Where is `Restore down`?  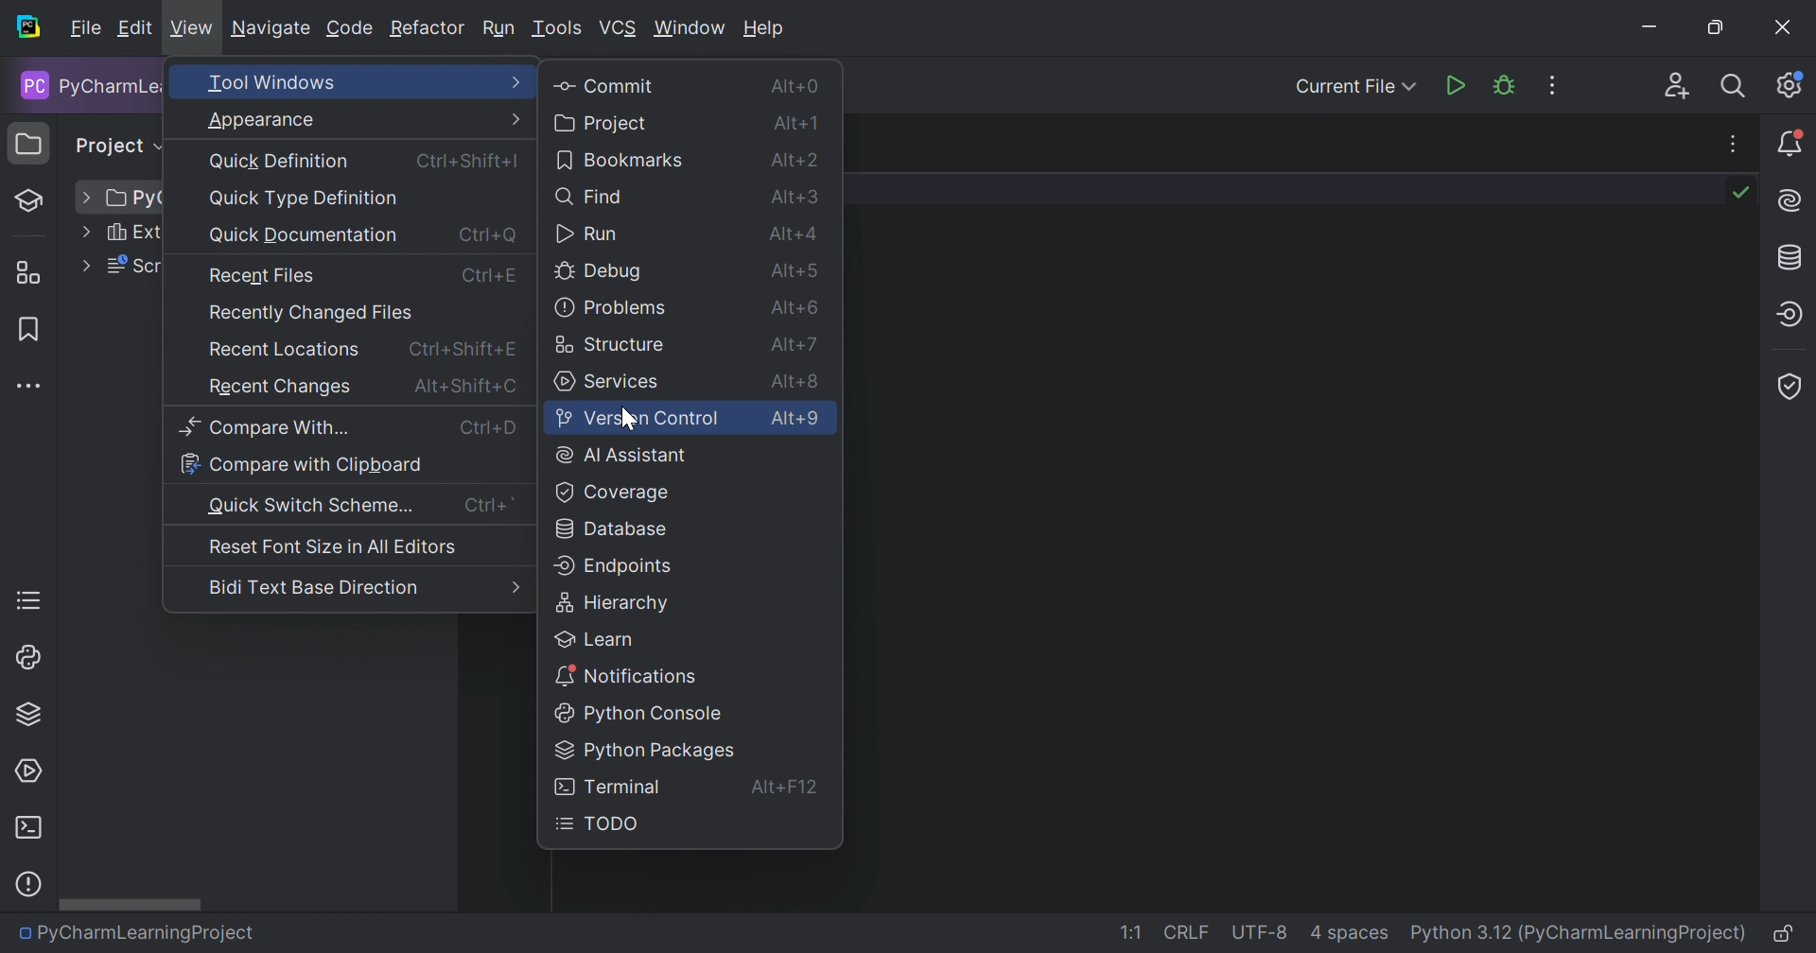
Restore down is located at coordinates (1719, 28).